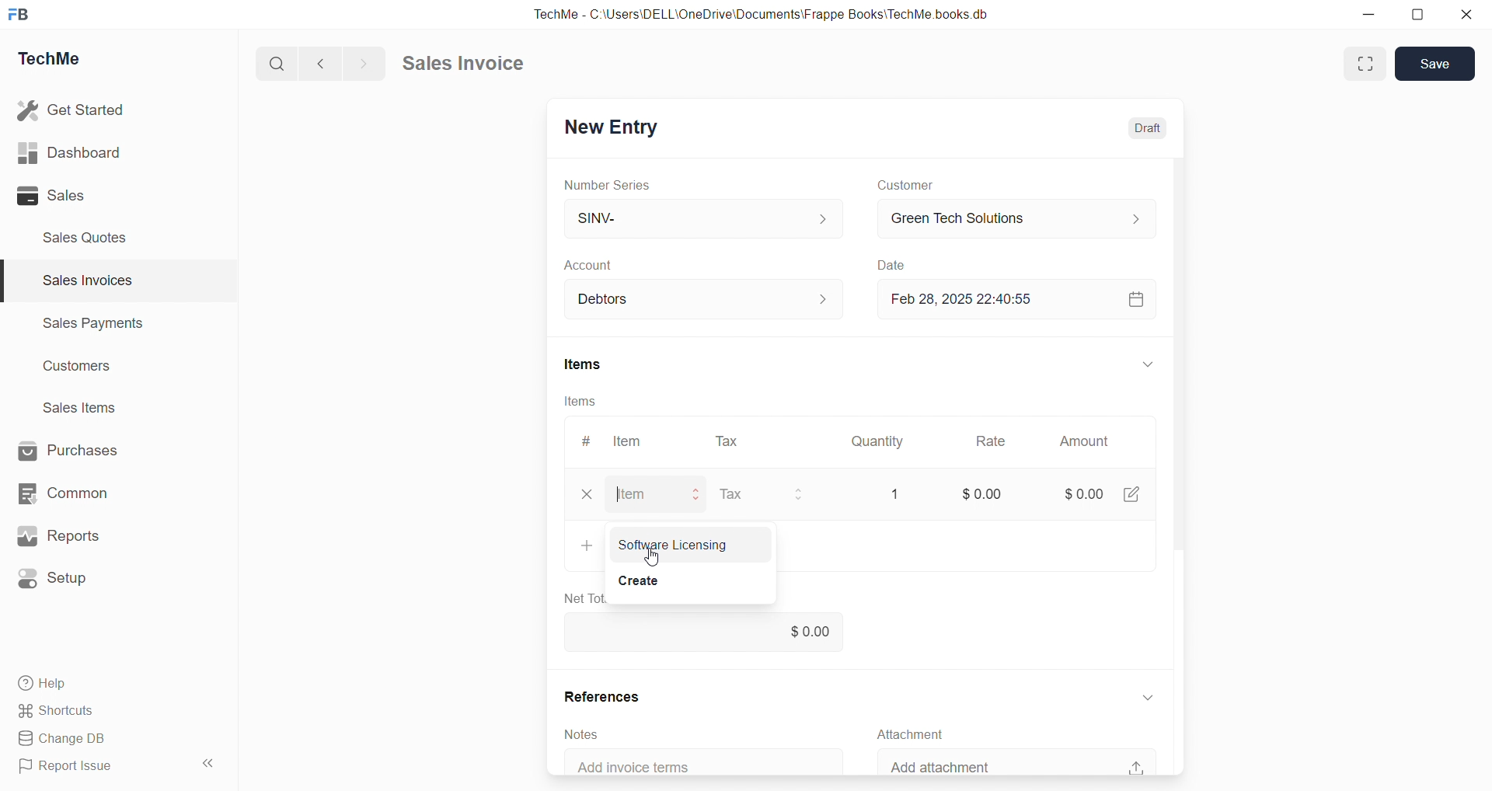 This screenshot has height=791, width=1492. Describe the element at coordinates (969, 299) in the screenshot. I see `Feb 28, 2025 22:40:55` at that location.